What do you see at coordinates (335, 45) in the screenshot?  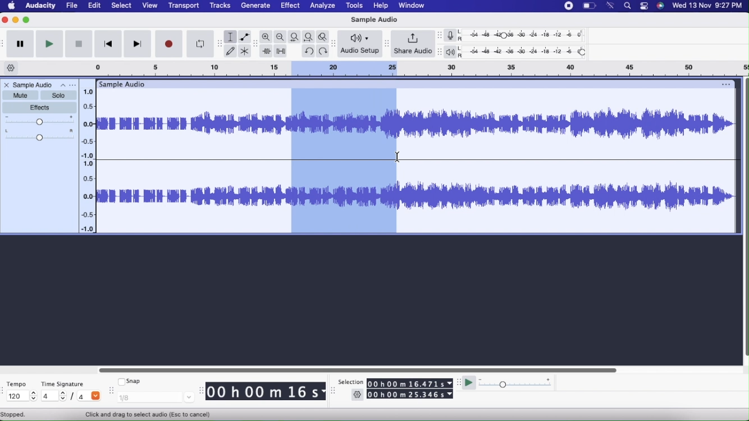 I see `move toolbar` at bounding box center [335, 45].